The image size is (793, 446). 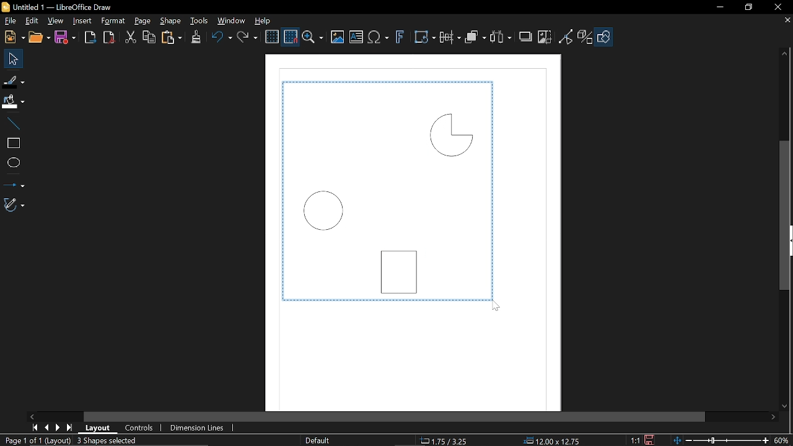 What do you see at coordinates (291, 37) in the screenshot?
I see `Snap to grid` at bounding box center [291, 37].